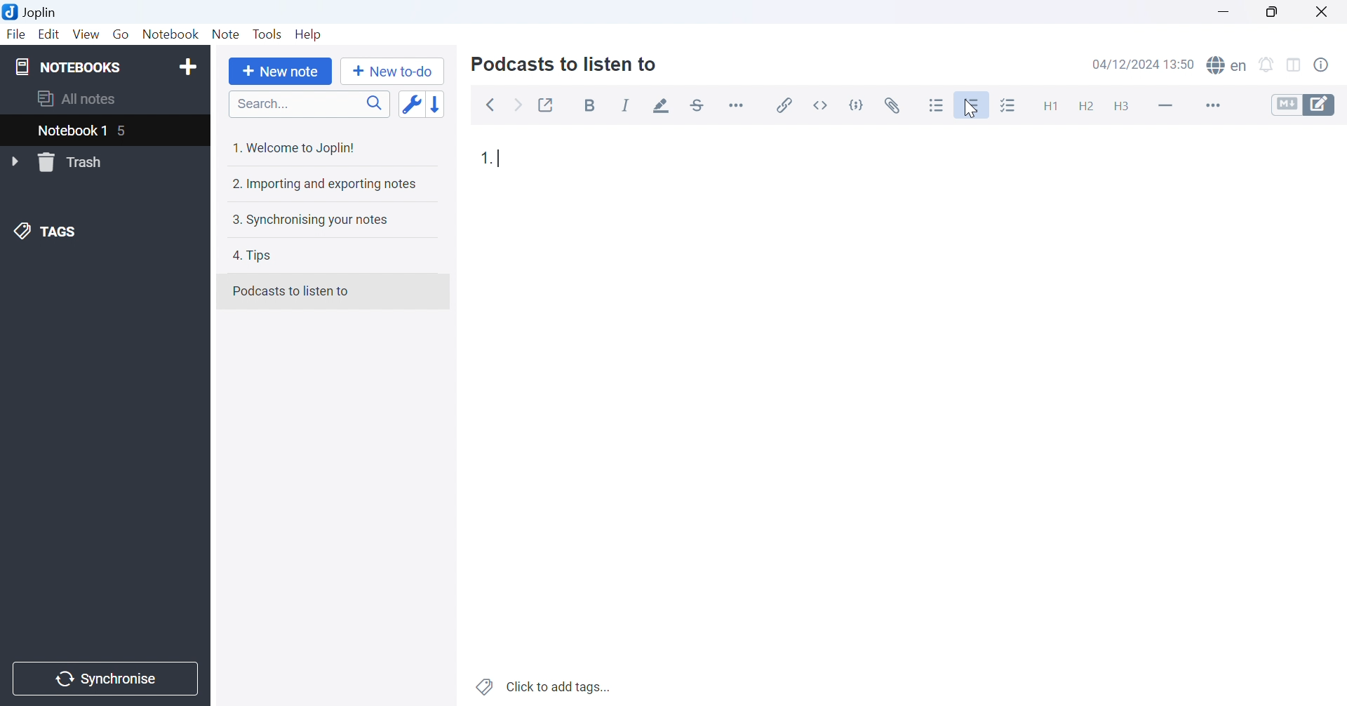 The height and width of the screenshot is (706, 1347). I want to click on Italic, so click(626, 106).